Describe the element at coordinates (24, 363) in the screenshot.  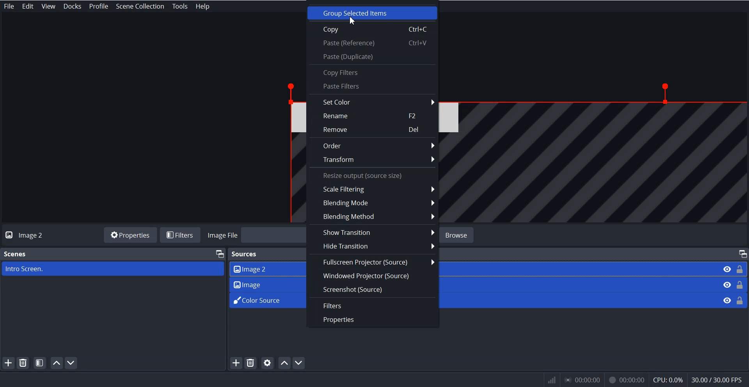
I see `Remove Selected Scene` at that location.